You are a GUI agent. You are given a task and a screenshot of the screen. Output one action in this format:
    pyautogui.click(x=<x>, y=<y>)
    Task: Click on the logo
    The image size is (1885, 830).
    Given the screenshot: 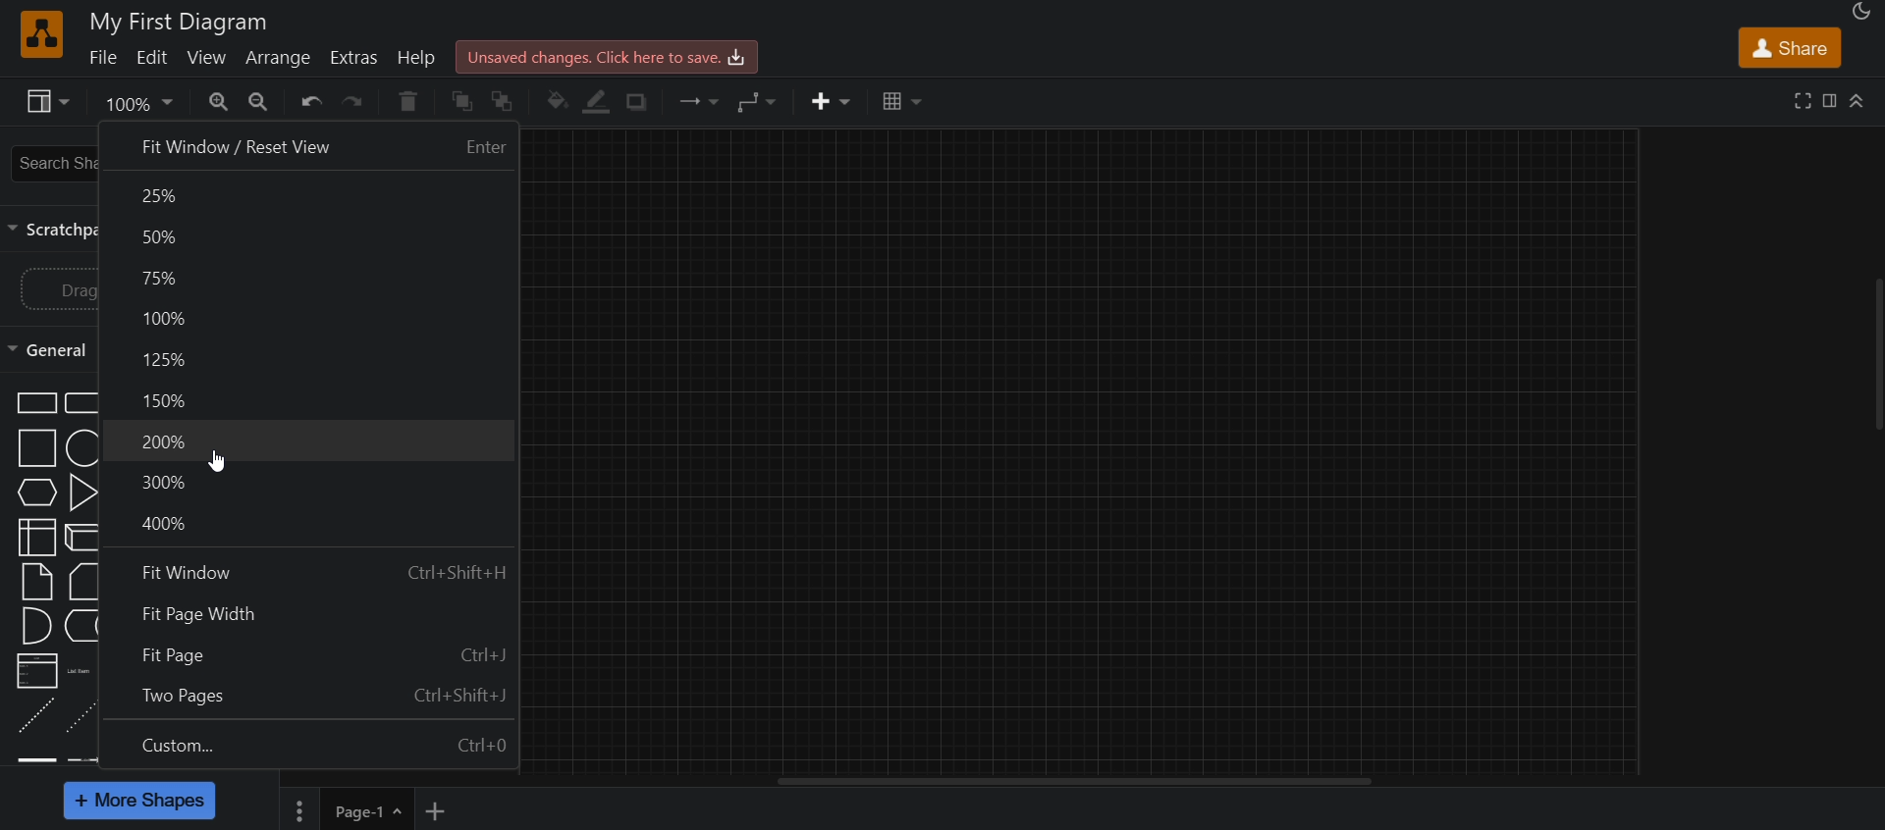 What is the action you would take?
    pyautogui.click(x=38, y=31)
    